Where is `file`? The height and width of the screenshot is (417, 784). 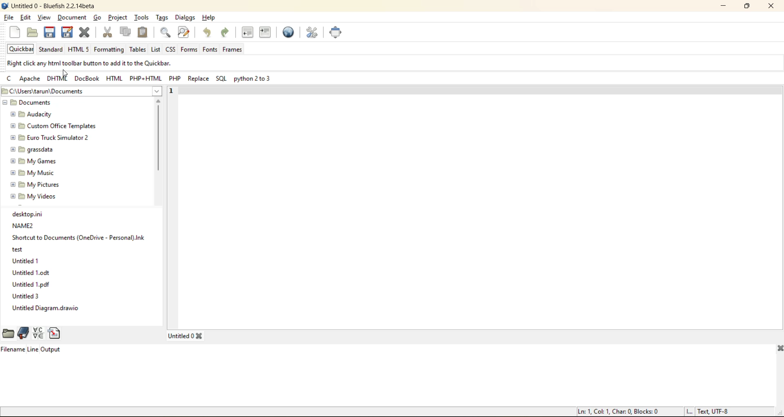 file is located at coordinates (8, 17).